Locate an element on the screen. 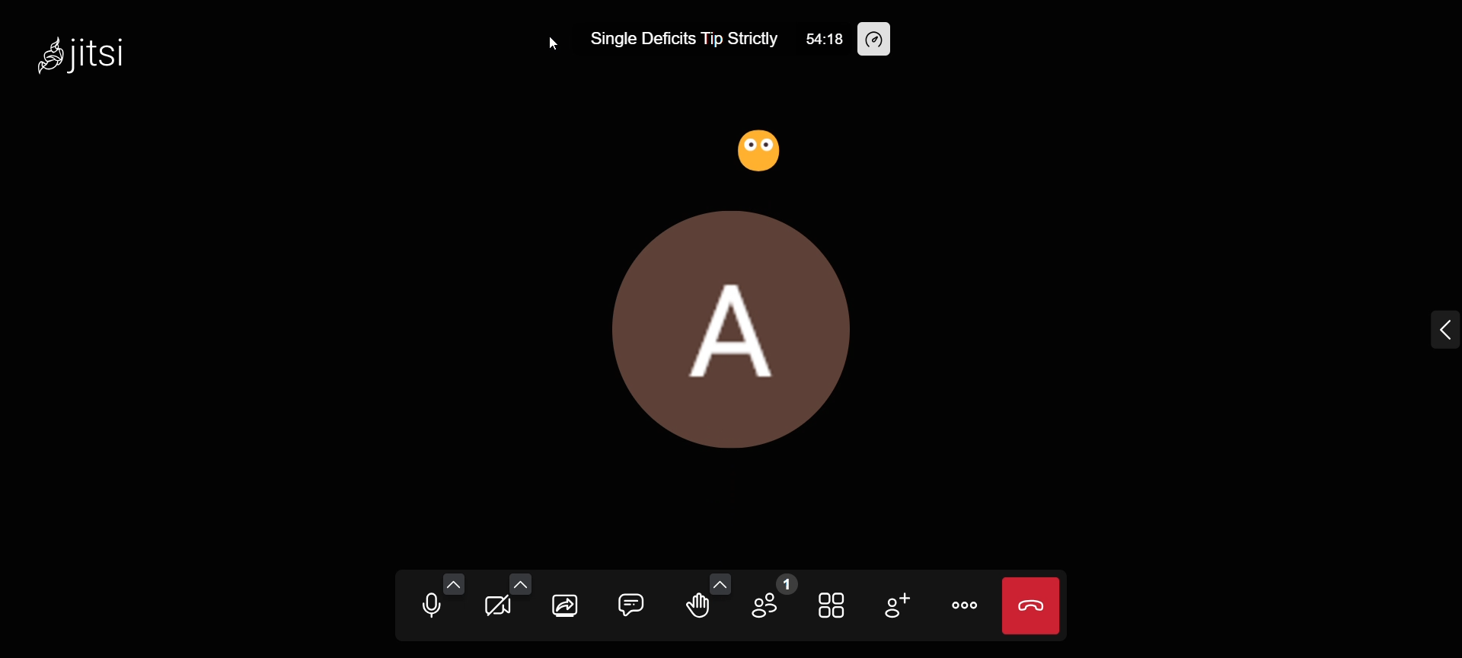 This screenshot has width=1462, height=658. more video setting is located at coordinates (519, 583).